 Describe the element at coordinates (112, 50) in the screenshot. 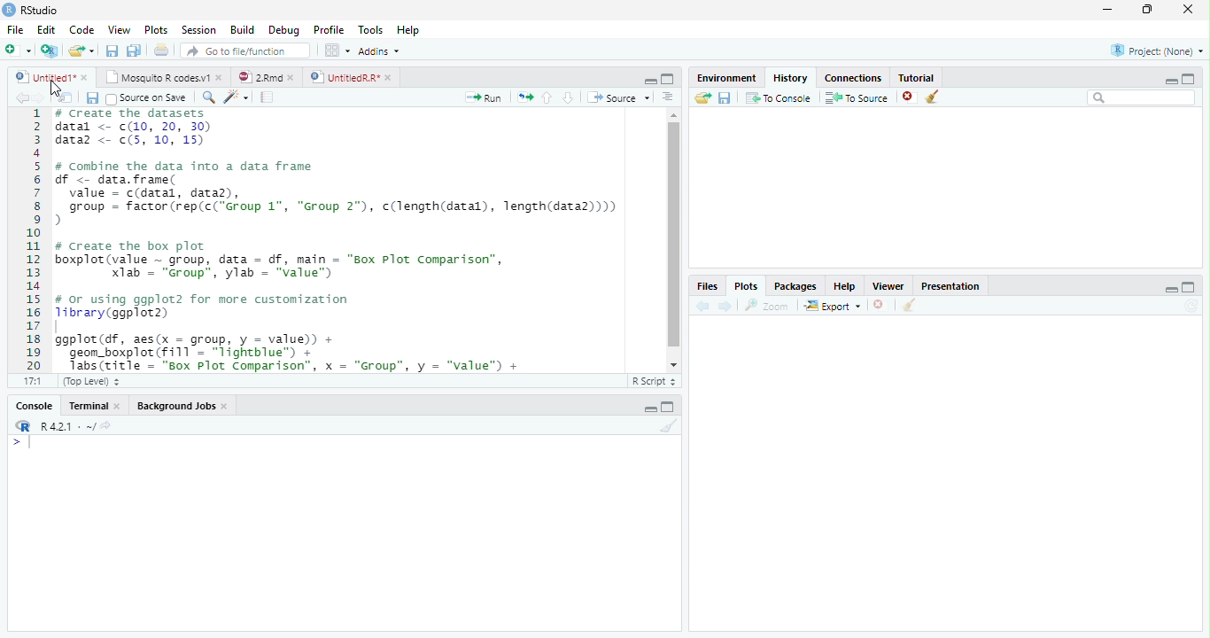

I see `Save current document` at that location.